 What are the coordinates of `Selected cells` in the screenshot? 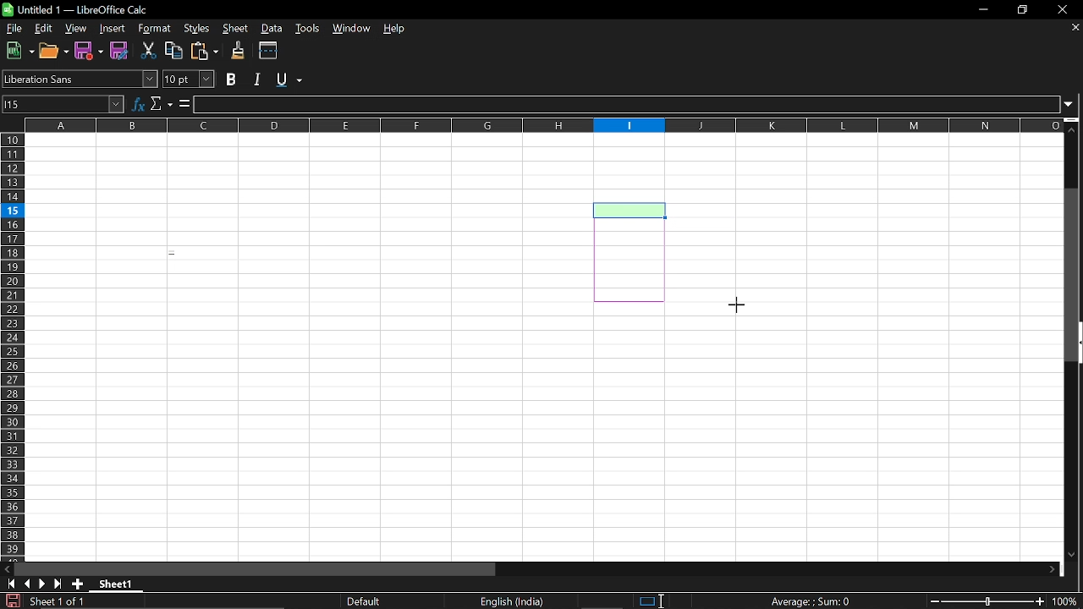 It's located at (630, 251).